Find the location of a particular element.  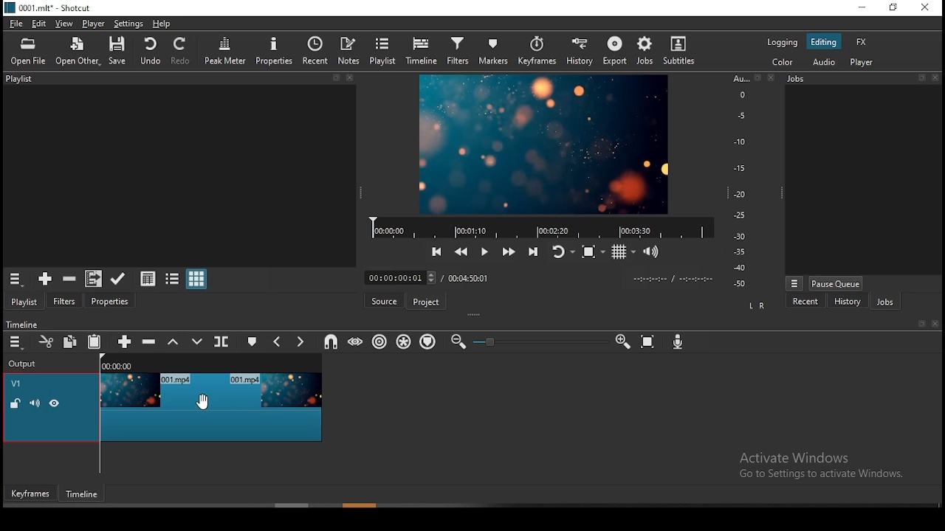

keyframes is located at coordinates (30, 493).